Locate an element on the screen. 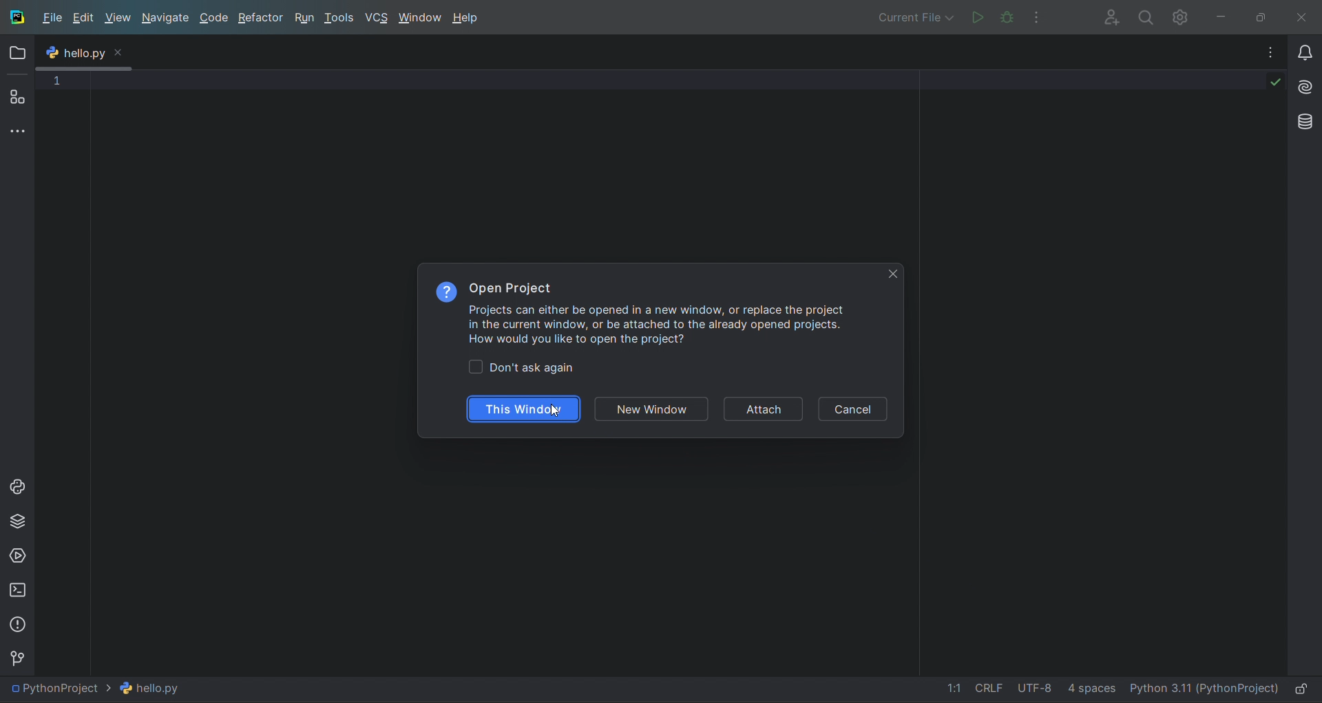 The height and width of the screenshot is (703, 1322). run is located at coordinates (305, 19).